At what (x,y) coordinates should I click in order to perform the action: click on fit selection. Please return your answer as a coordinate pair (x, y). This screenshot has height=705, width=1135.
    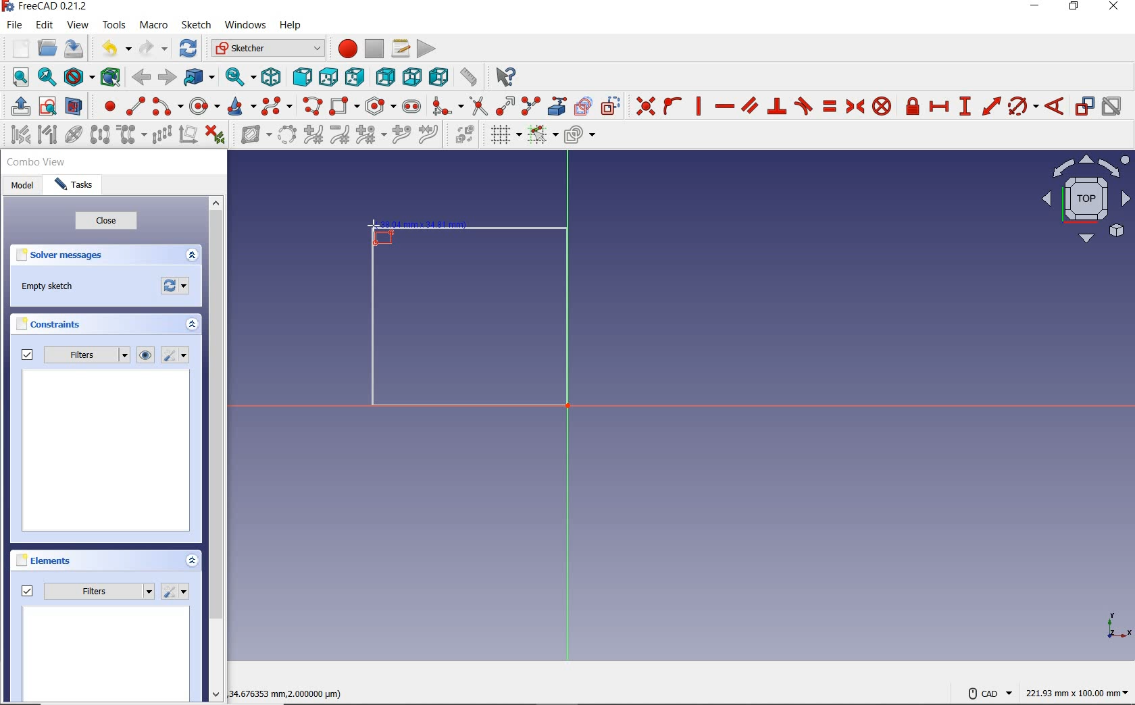
    Looking at the image, I should click on (47, 78).